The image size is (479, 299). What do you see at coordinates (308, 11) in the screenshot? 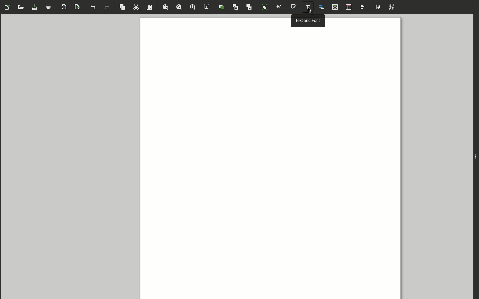
I see `Cursor` at bounding box center [308, 11].